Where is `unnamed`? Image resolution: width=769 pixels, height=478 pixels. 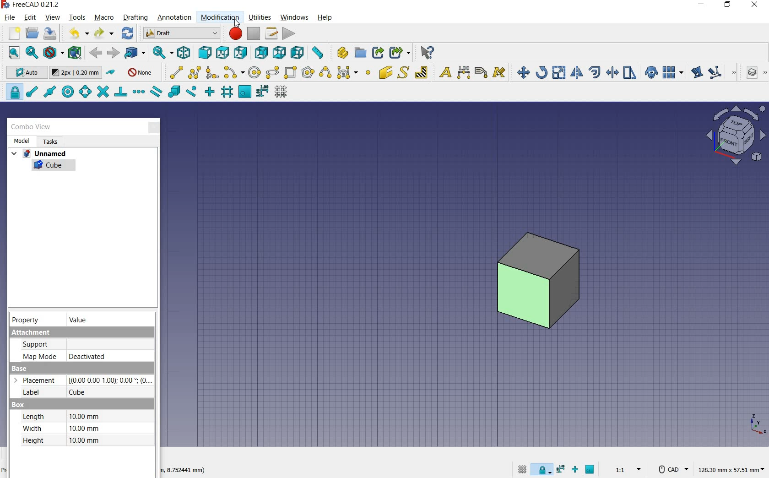
unnamed is located at coordinates (38, 154).